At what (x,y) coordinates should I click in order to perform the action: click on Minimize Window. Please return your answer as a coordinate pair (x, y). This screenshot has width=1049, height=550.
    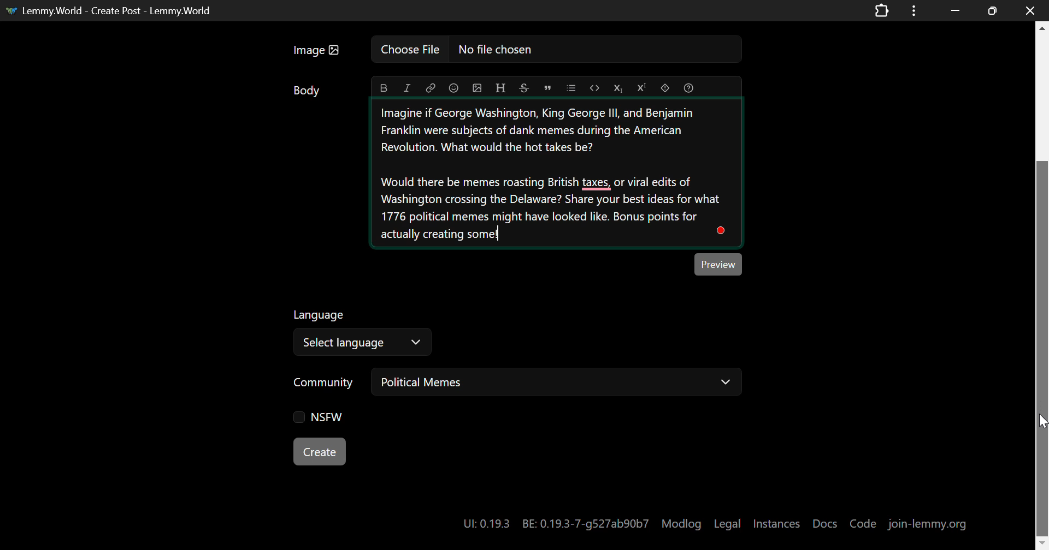
    Looking at the image, I should click on (991, 11).